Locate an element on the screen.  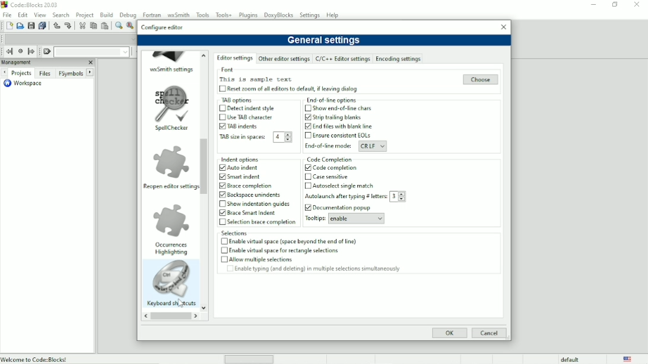
Brace Smart indent is located at coordinates (252, 213).